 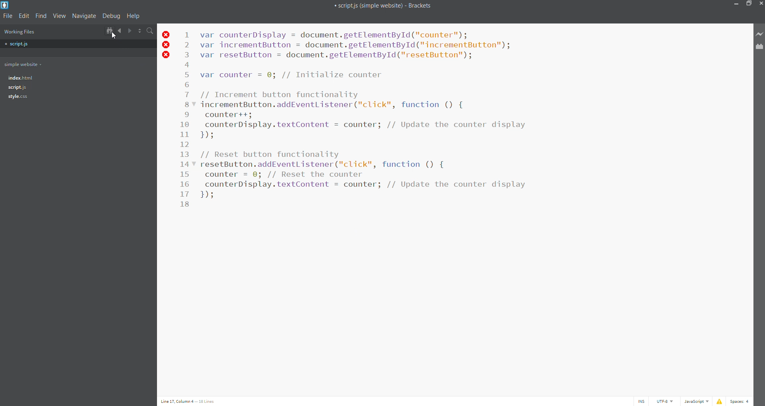 I want to click on script.js, so click(x=17, y=87).